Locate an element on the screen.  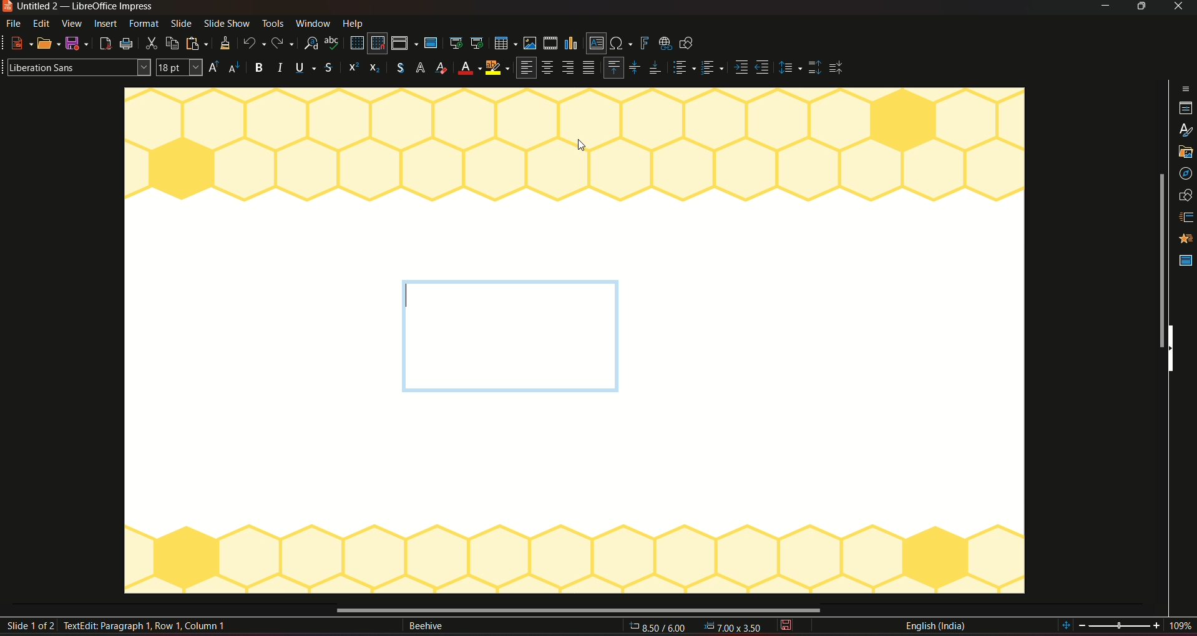
undo is located at coordinates (253, 42).